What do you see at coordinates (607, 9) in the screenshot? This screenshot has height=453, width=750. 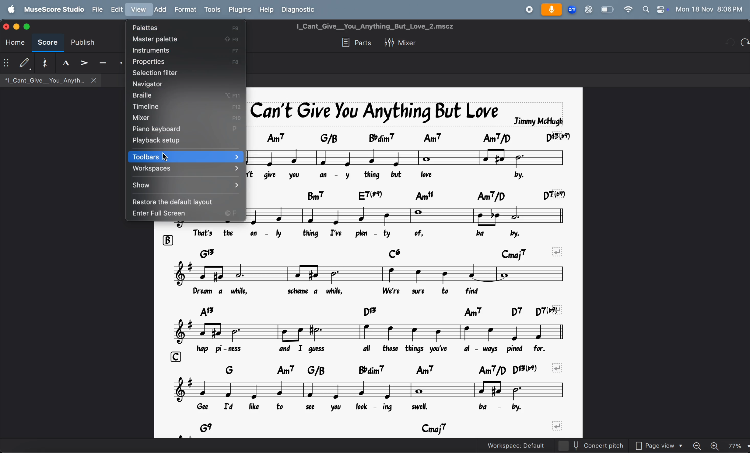 I see `battery` at bounding box center [607, 9].